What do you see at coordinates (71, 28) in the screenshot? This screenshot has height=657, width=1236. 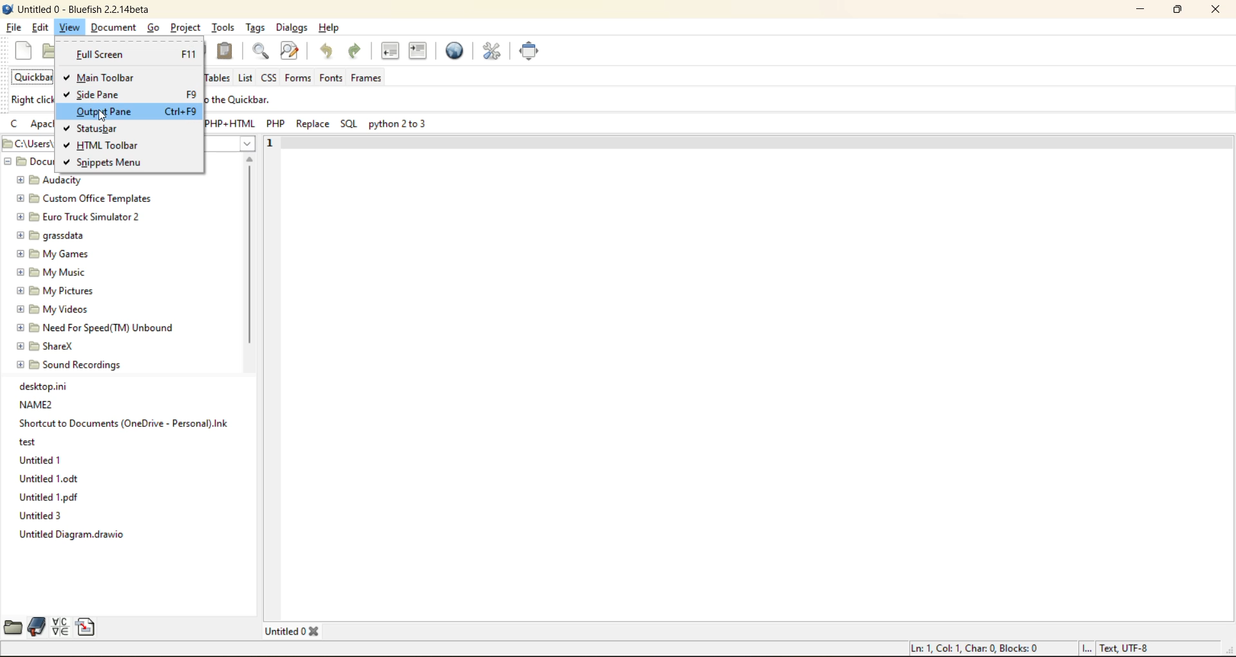 I see `view` at bounding box center [71, 28].